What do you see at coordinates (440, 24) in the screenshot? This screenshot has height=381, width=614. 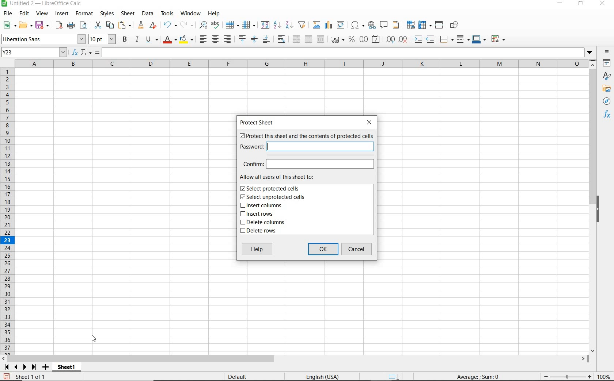 I see `SPLIT WINDOW` at bounding box center [440, 24].